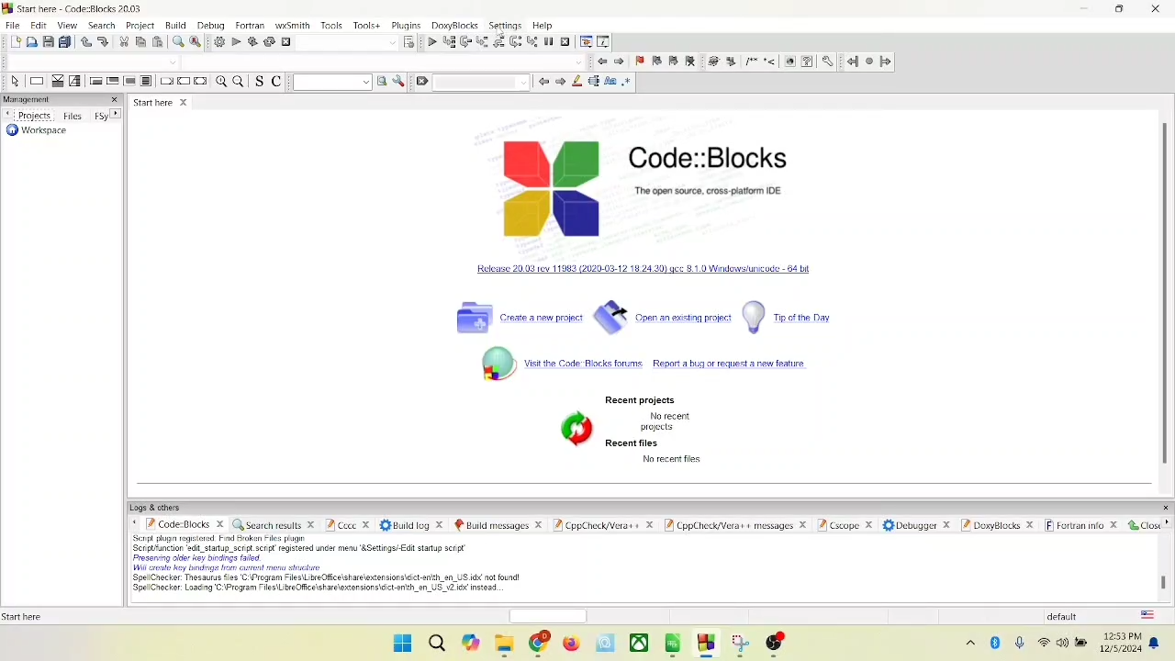  I want to click on doxyblocks, so click(455, 26).